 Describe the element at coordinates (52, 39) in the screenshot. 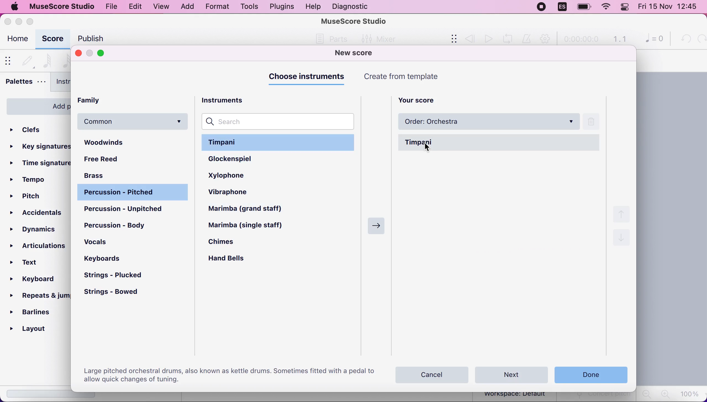

I see `score` at that location.